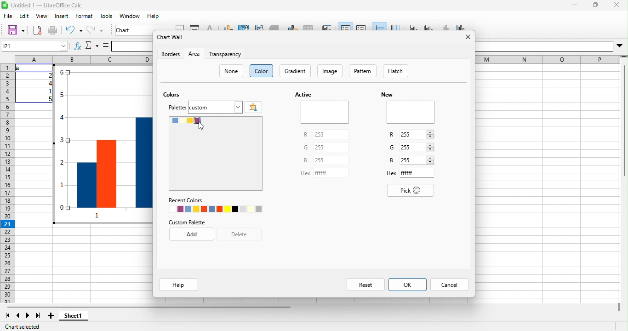 The width and height of the screenshot is (628, 331). I want to click on close, so click(468, 37).